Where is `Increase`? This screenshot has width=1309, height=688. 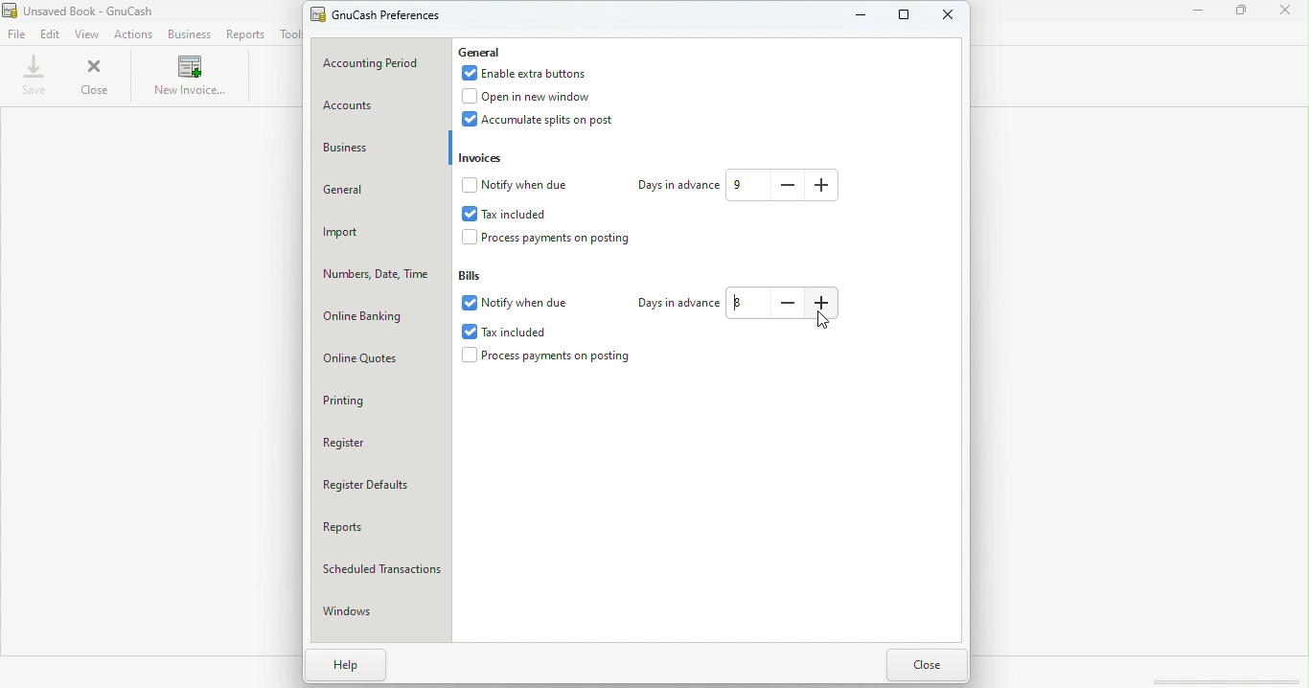
Increase is located at coordinates (822, 184).